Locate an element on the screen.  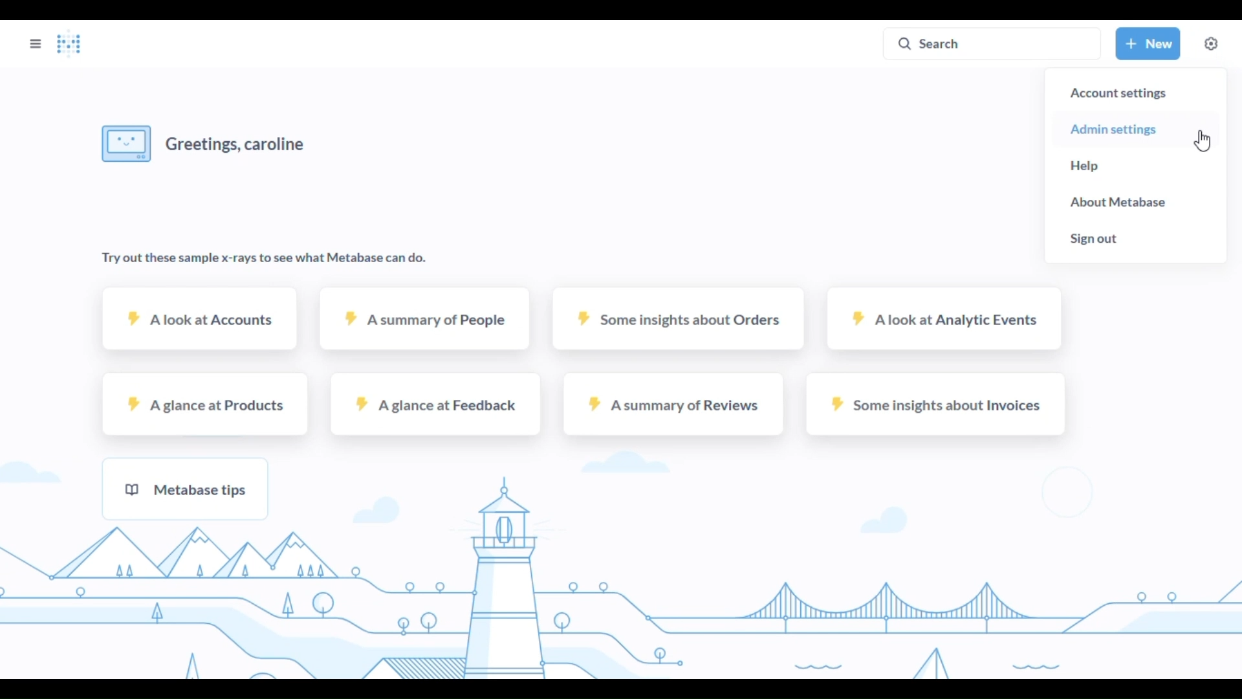
new is located at coordinates (1149, 43).